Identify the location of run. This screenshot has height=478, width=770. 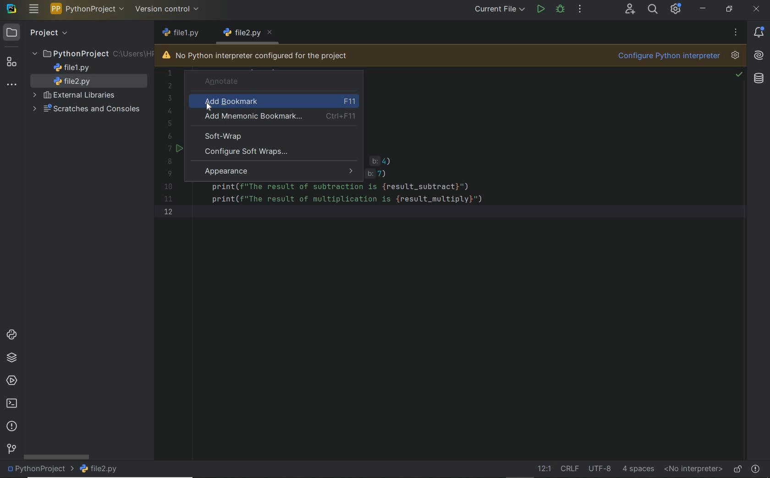
(541, 8).